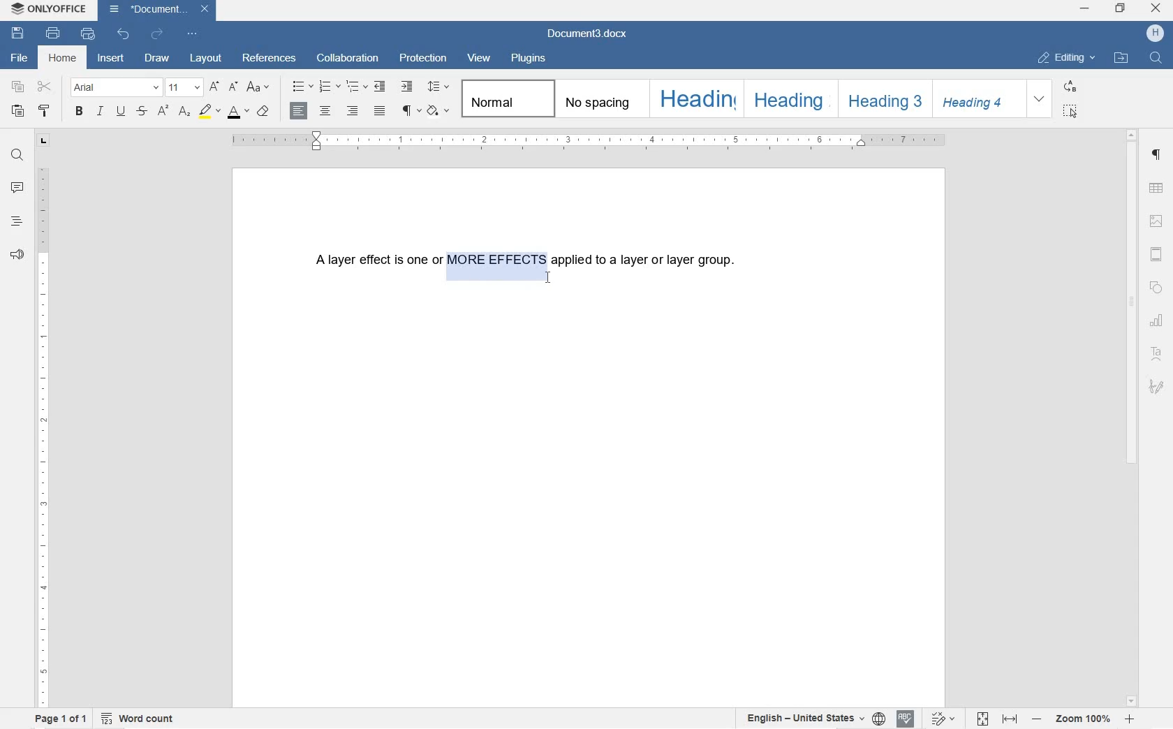  Describe the element at coordinates (351, 112) in the screenshot. I see `ALIGN RIGHT` at that location.